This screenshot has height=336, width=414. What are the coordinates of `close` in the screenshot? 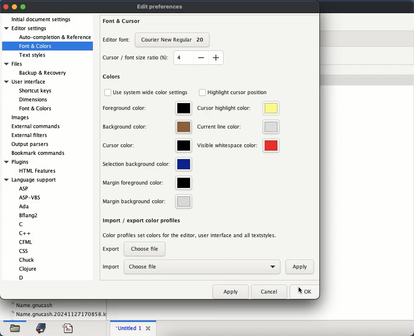 It's located at (148, 328).